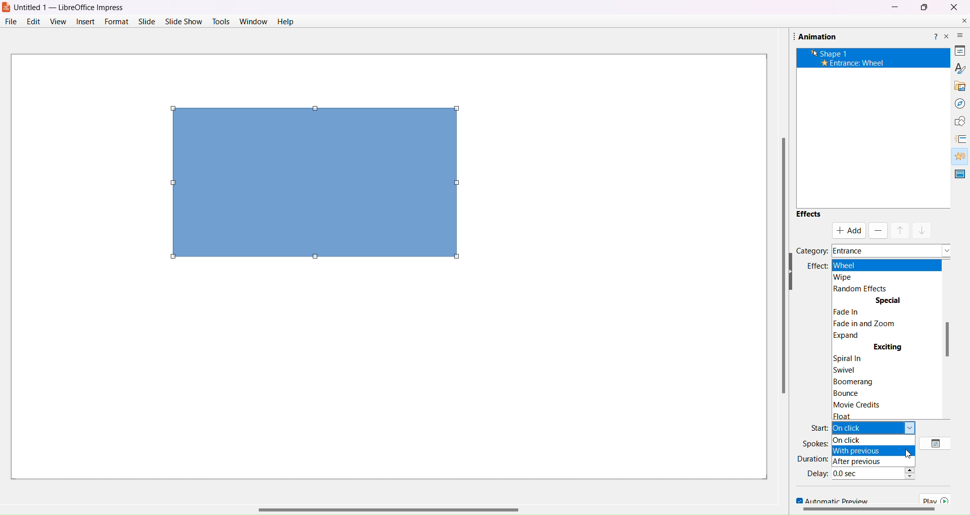  I want to click on Option, so click(937, 443).